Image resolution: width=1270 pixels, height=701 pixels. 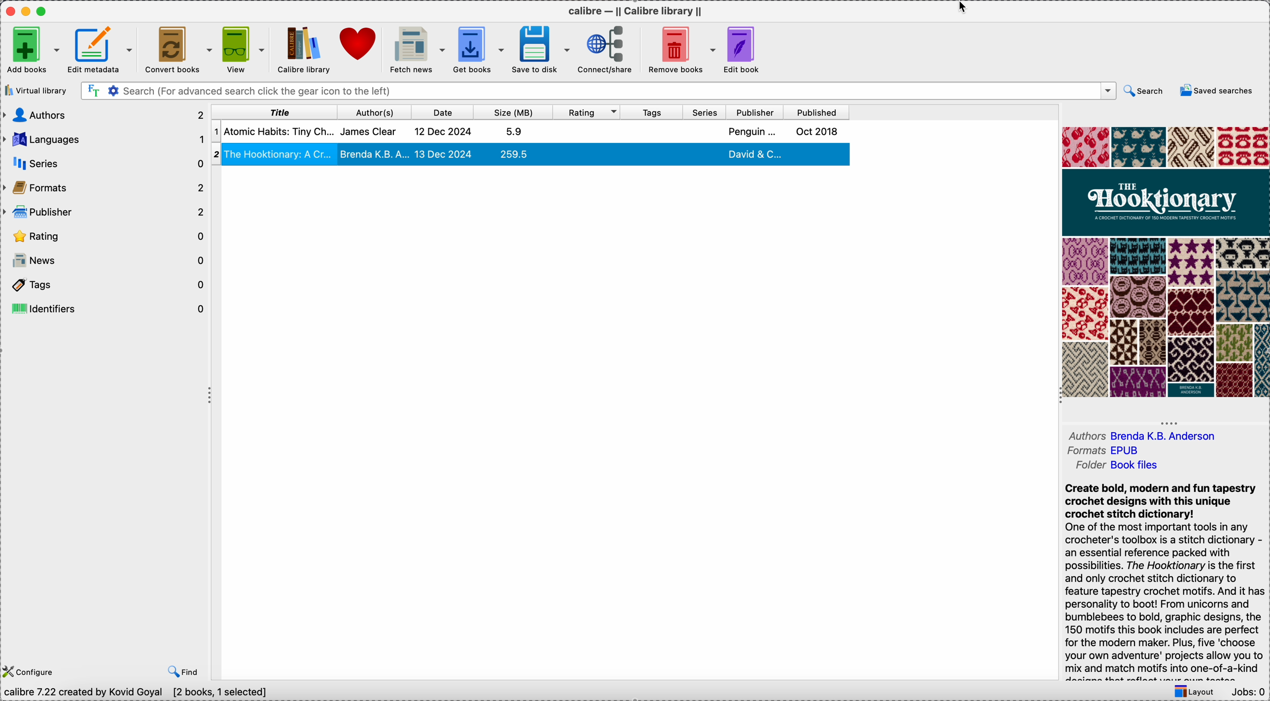 I want to click on close Calibre, so click(x=9, y=10).